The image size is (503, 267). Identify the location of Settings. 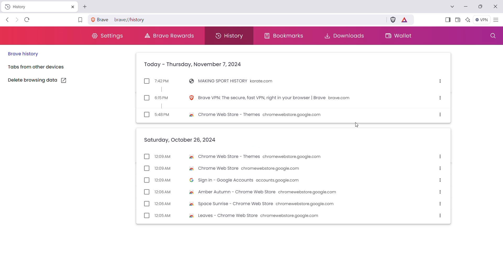
(107, 36).